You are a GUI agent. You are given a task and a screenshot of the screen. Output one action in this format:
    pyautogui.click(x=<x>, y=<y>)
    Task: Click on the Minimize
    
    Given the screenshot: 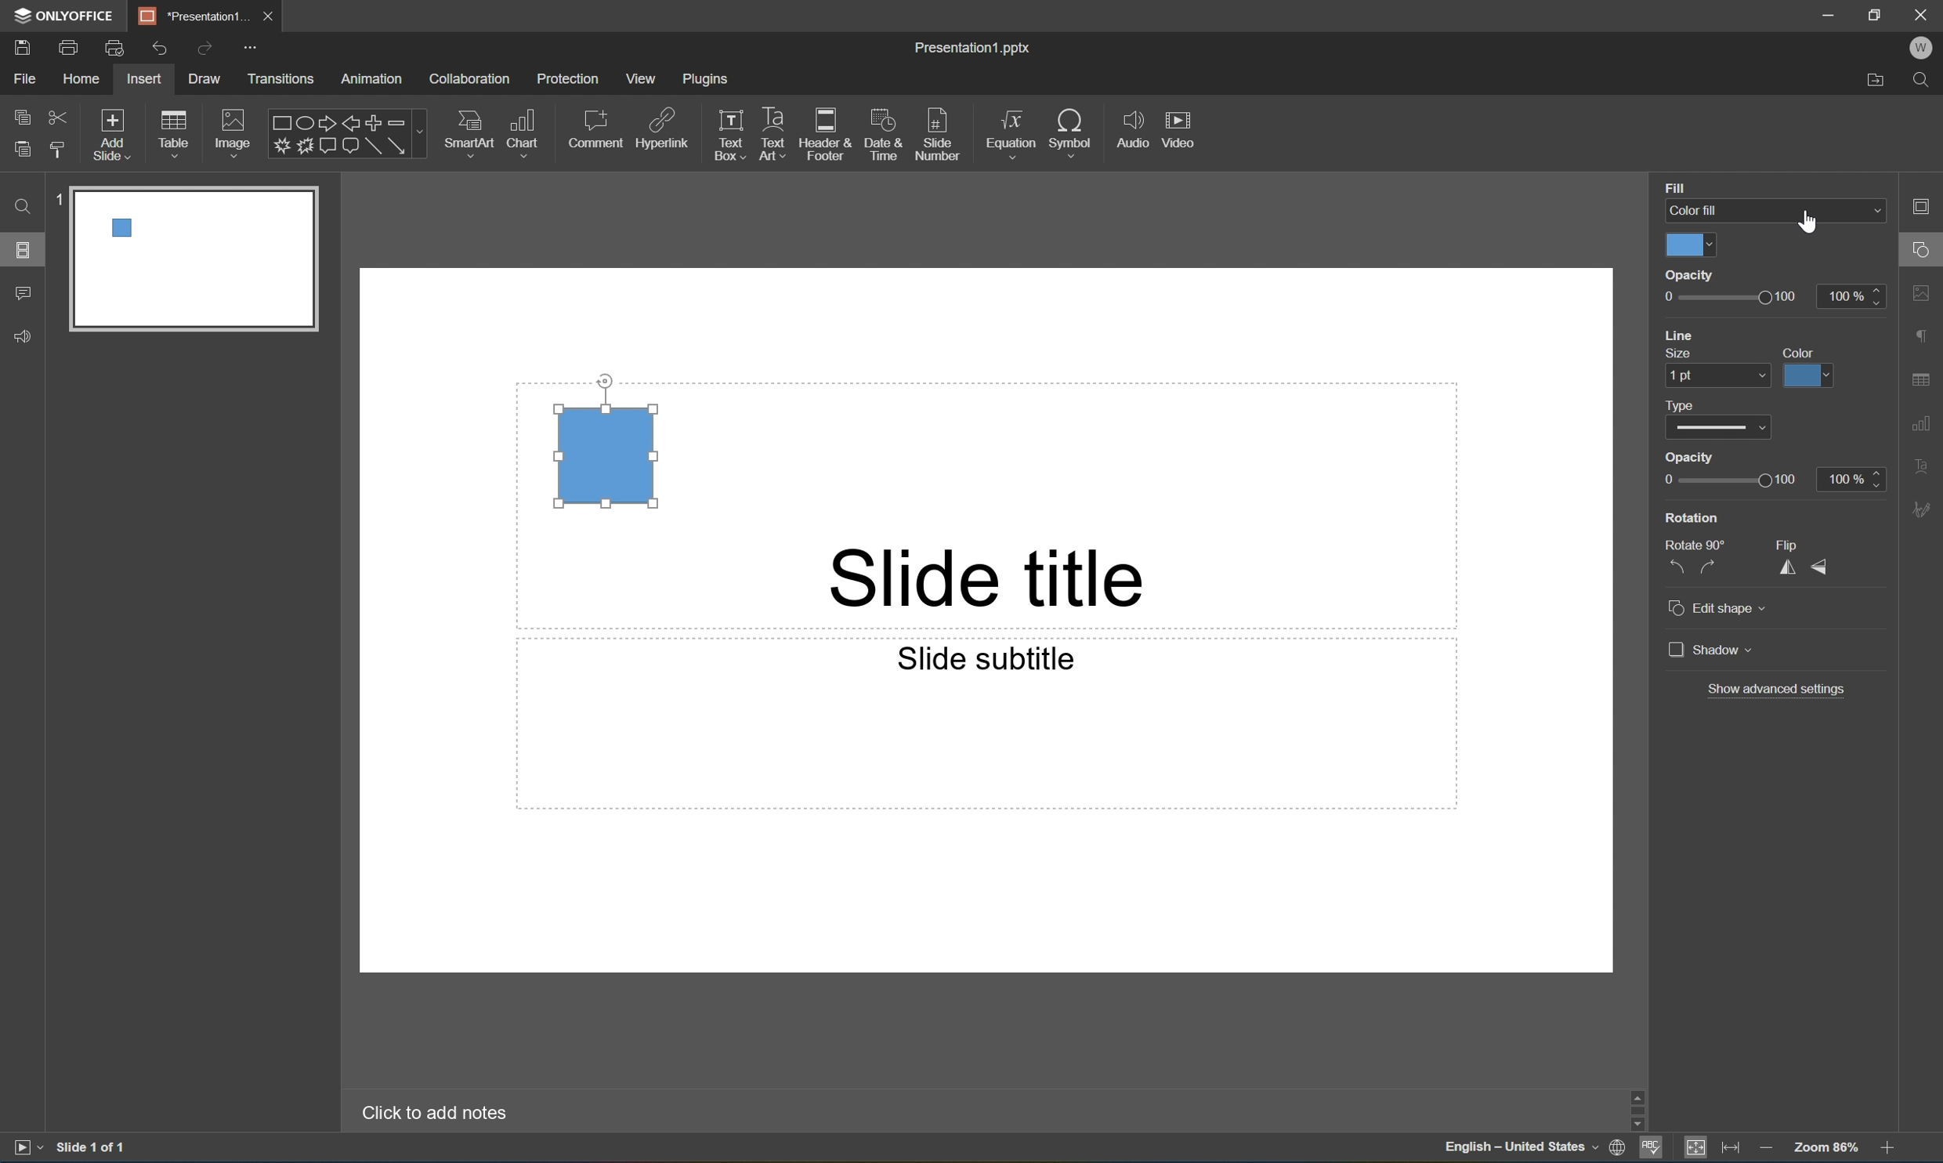 What is the action you would take?
    pyautogui.click(x=1829, y=13)
    